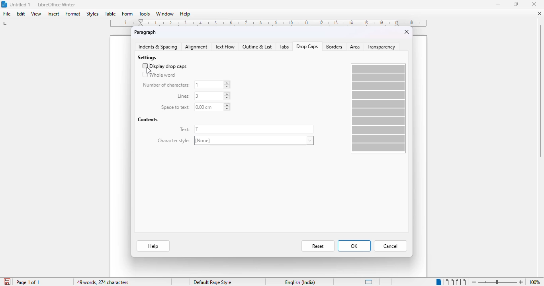 The height and width of the screenshot is (286, 544). I want to click on help, so click(153, 245).